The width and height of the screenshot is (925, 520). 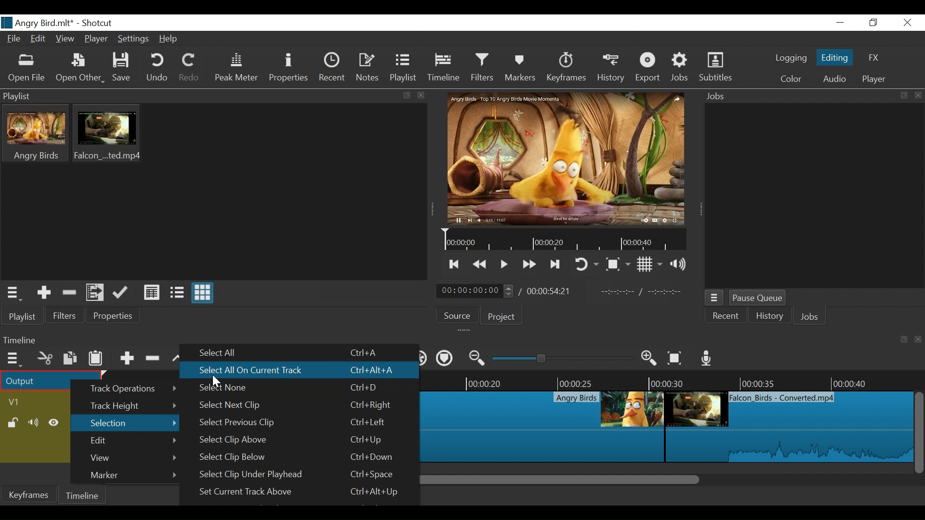 I want to click on Playlist , so click(x=23, y=316).